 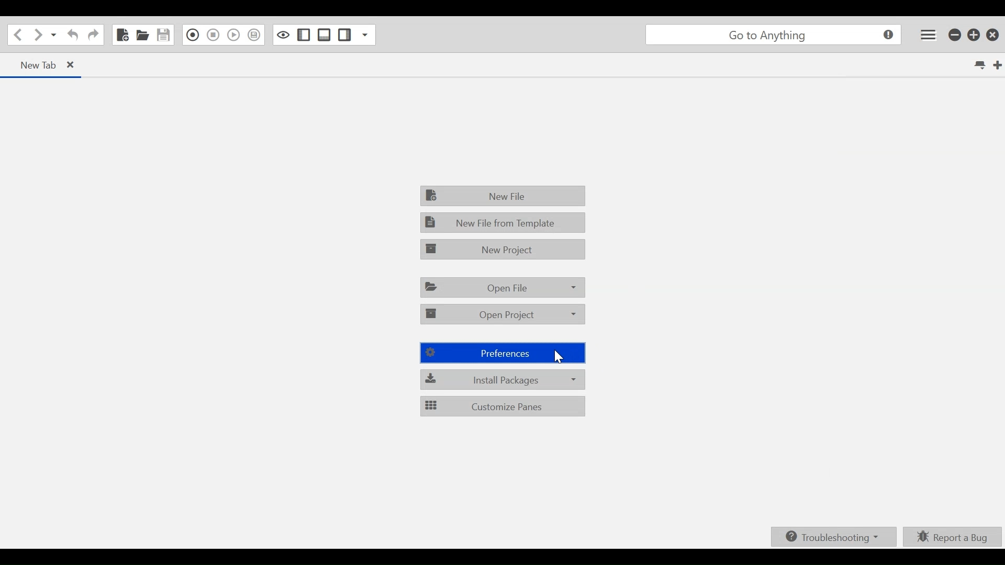 I want to click on Report a Bug, so click(x=953, y=536).